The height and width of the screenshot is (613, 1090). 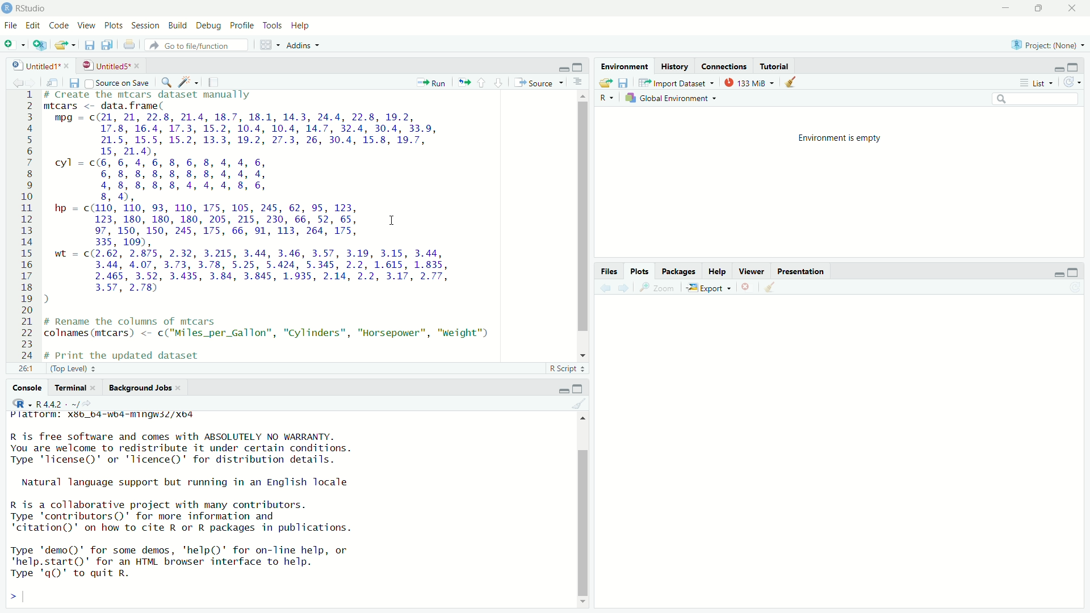 I want to click on print, so click(x=129, y=46).